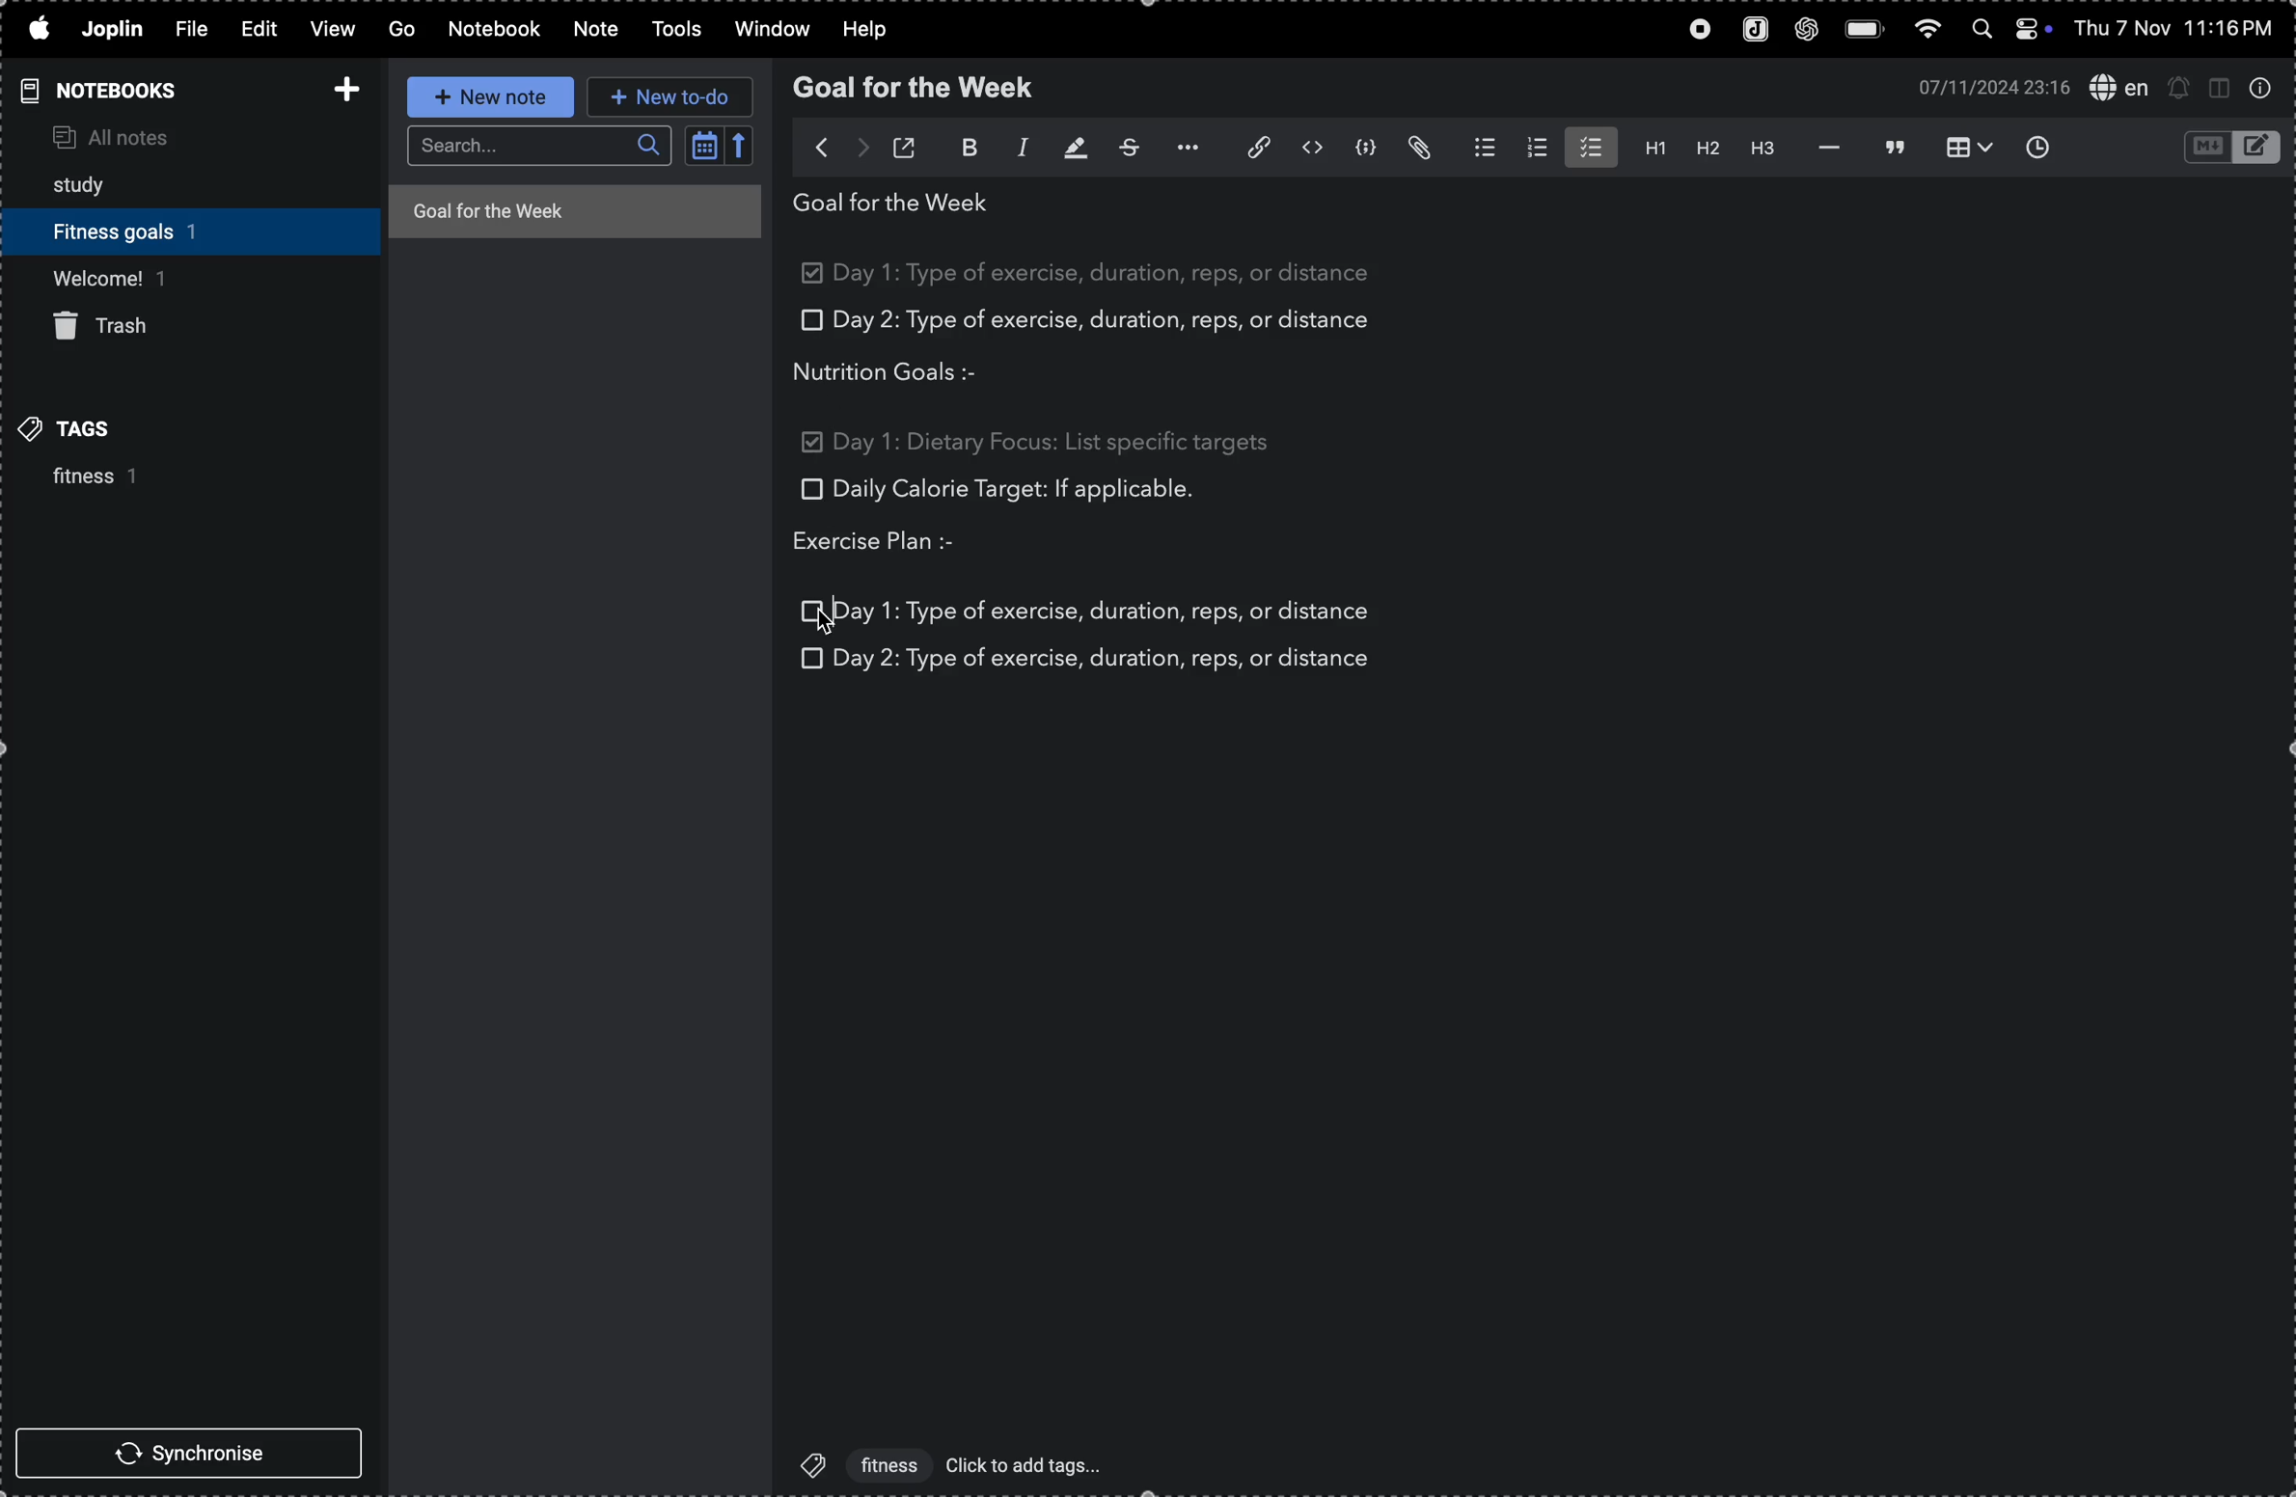 This screenshot has height=1497, width=2296. I want to click on chatgpt, so click(1804, 30).